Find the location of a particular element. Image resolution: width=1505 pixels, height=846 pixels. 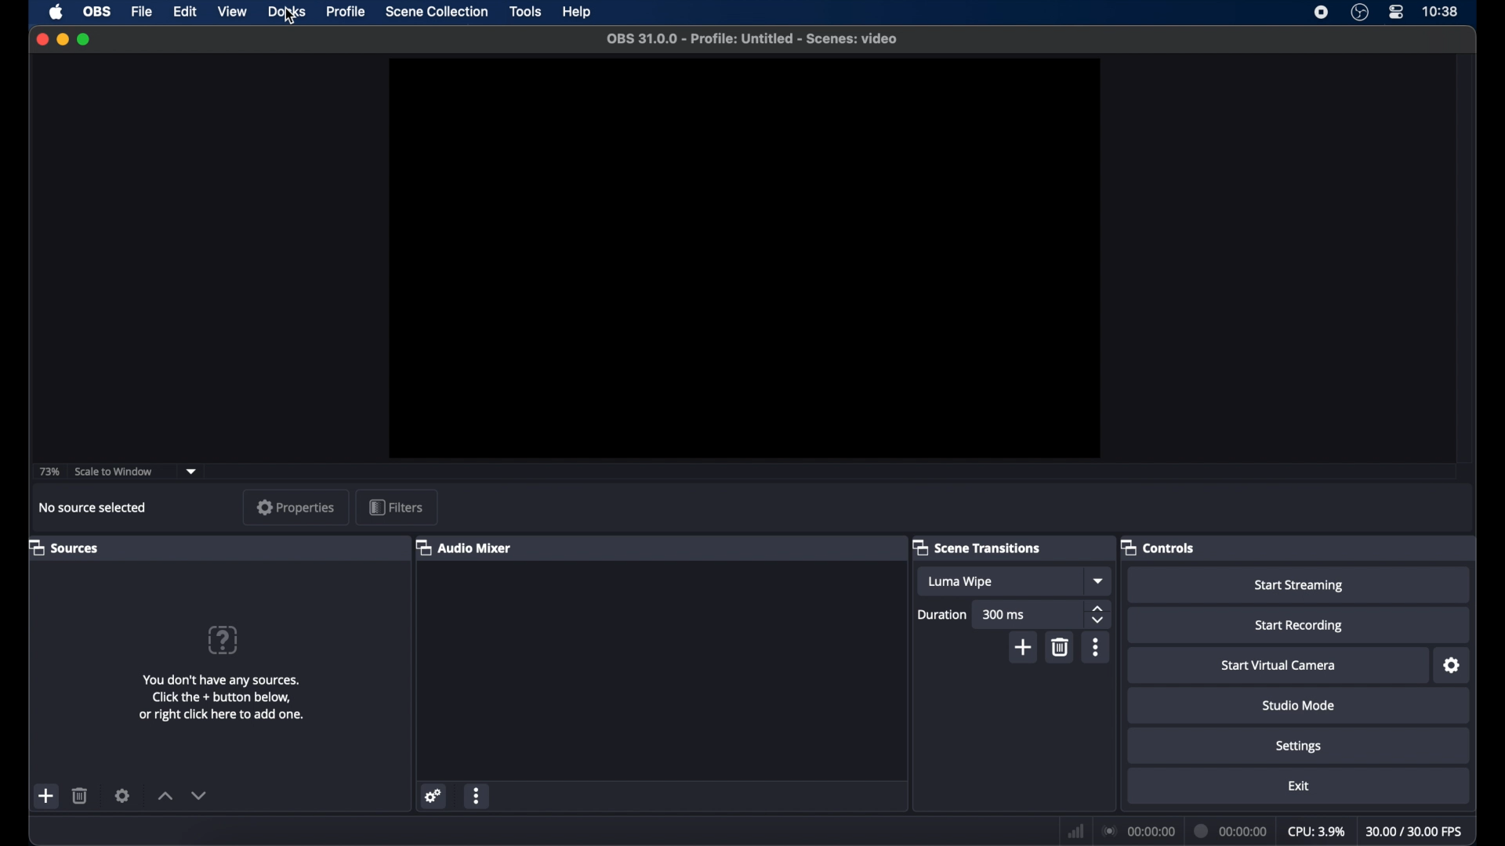

screen recorder icon is located at coordinates (1321, 13).